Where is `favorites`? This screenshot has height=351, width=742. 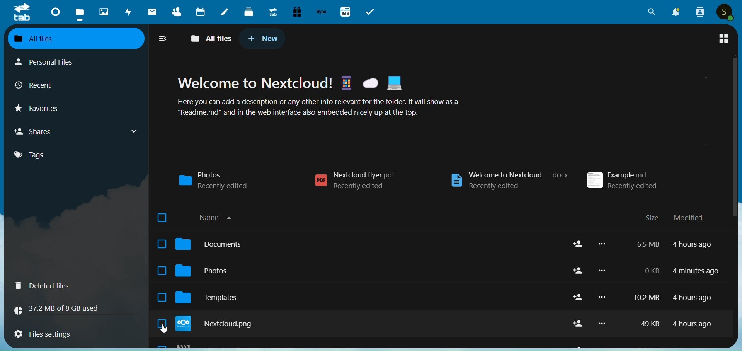
favorites is located at coordinates (39, 109).